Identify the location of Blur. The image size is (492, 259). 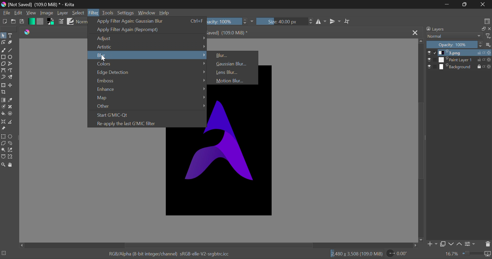
(147, 55).